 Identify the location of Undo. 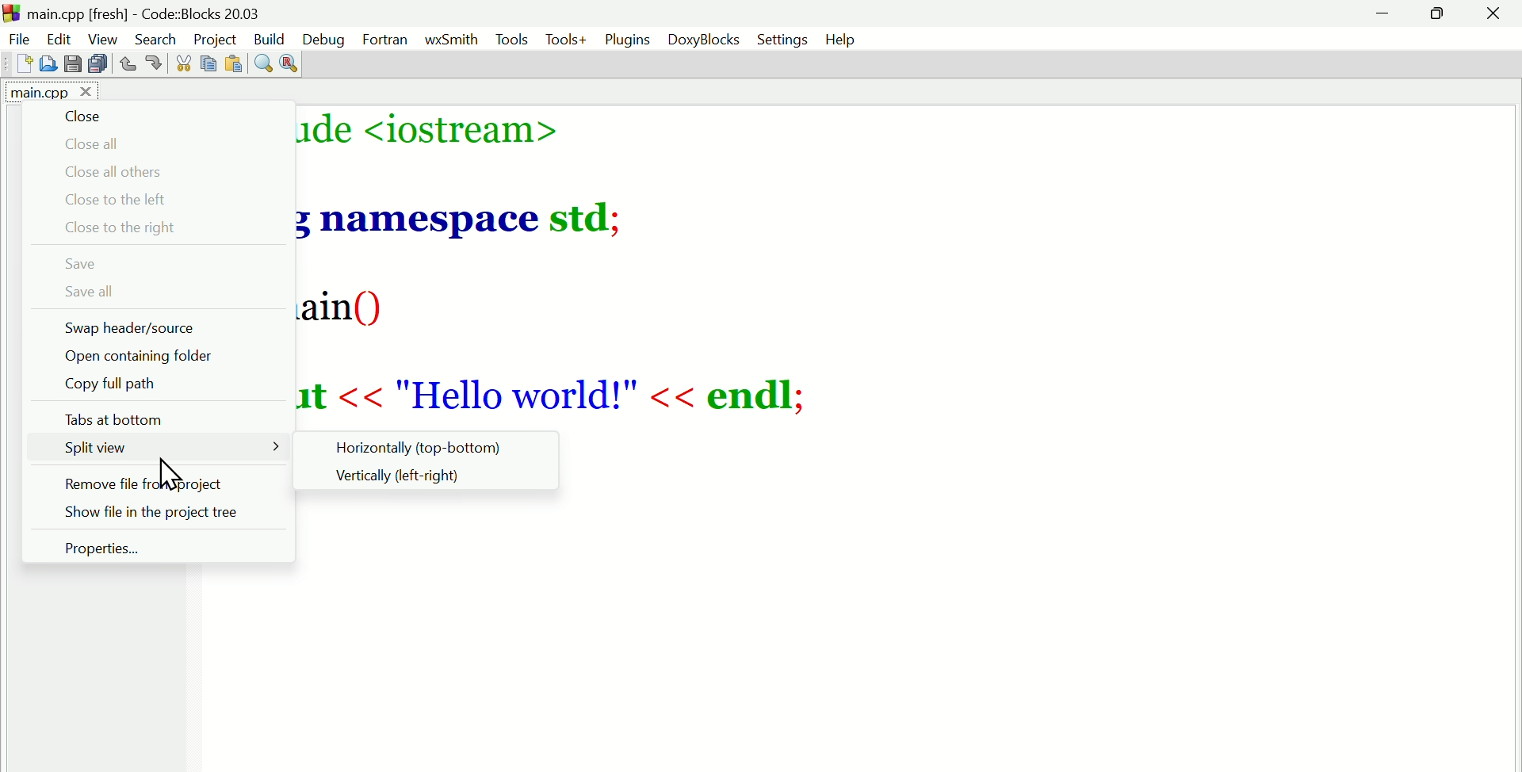
(128, 65).